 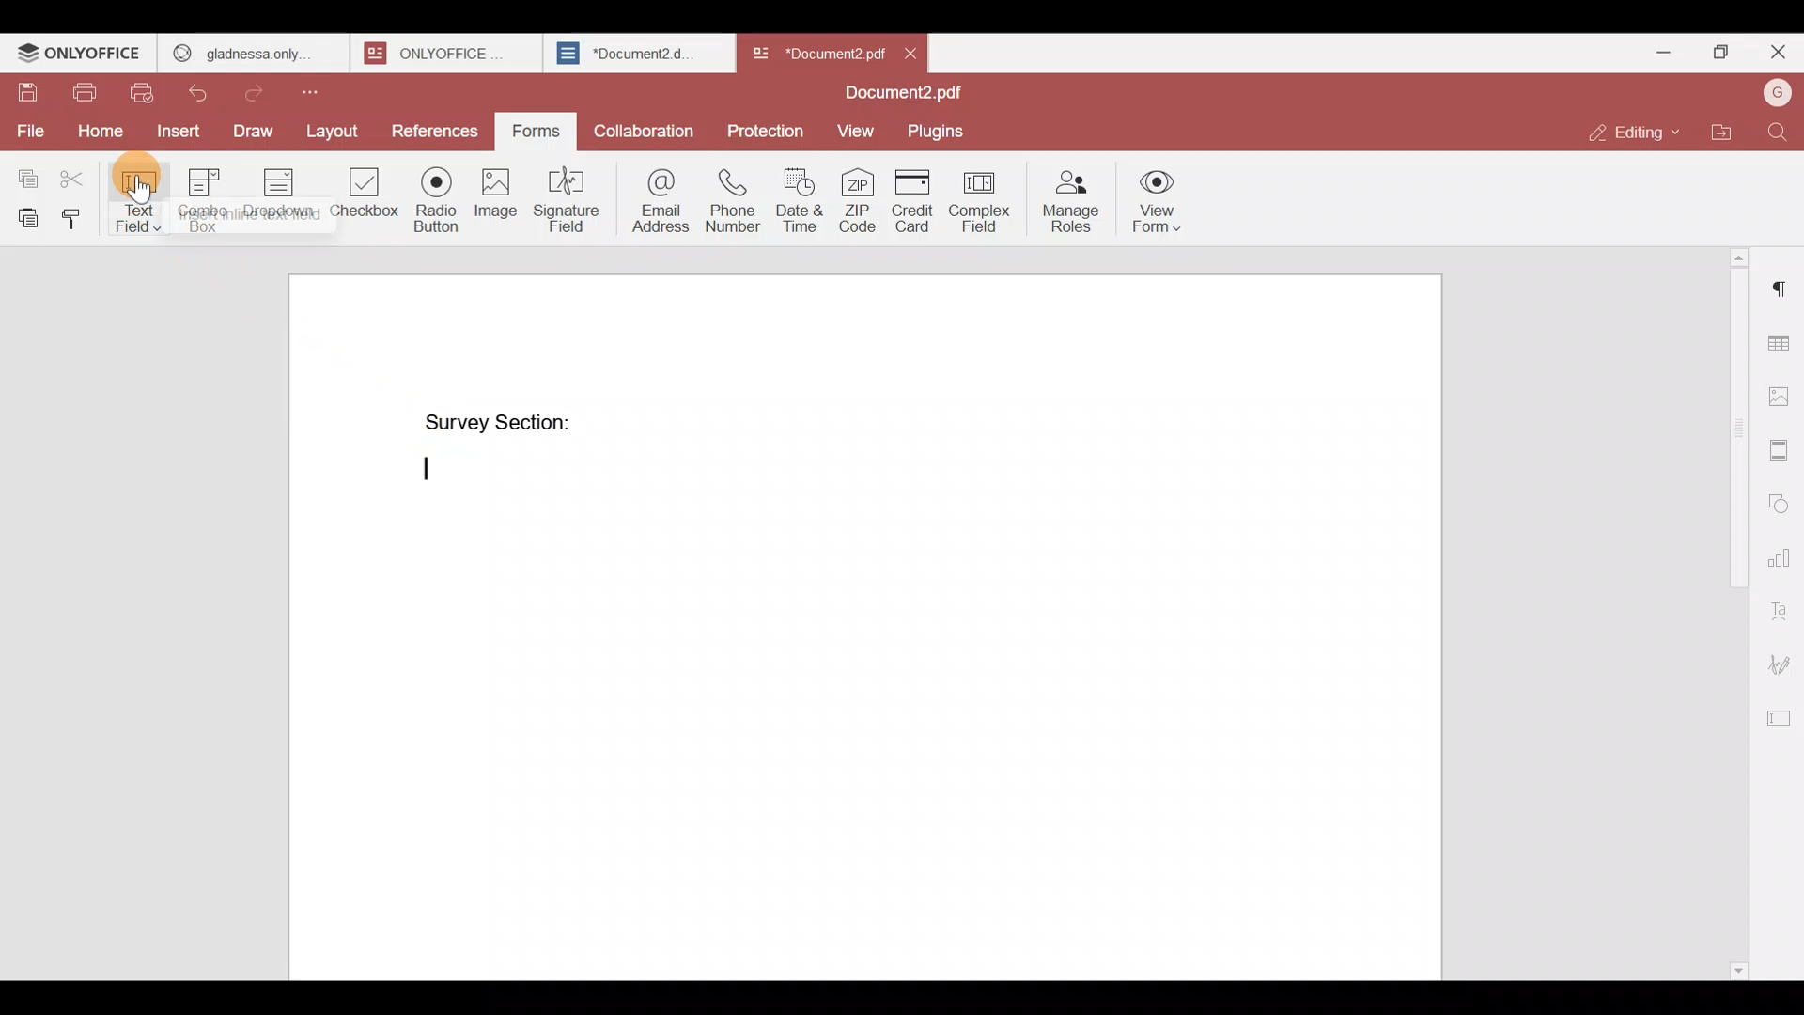 I want to click on Home, so click(x=98, y=129).